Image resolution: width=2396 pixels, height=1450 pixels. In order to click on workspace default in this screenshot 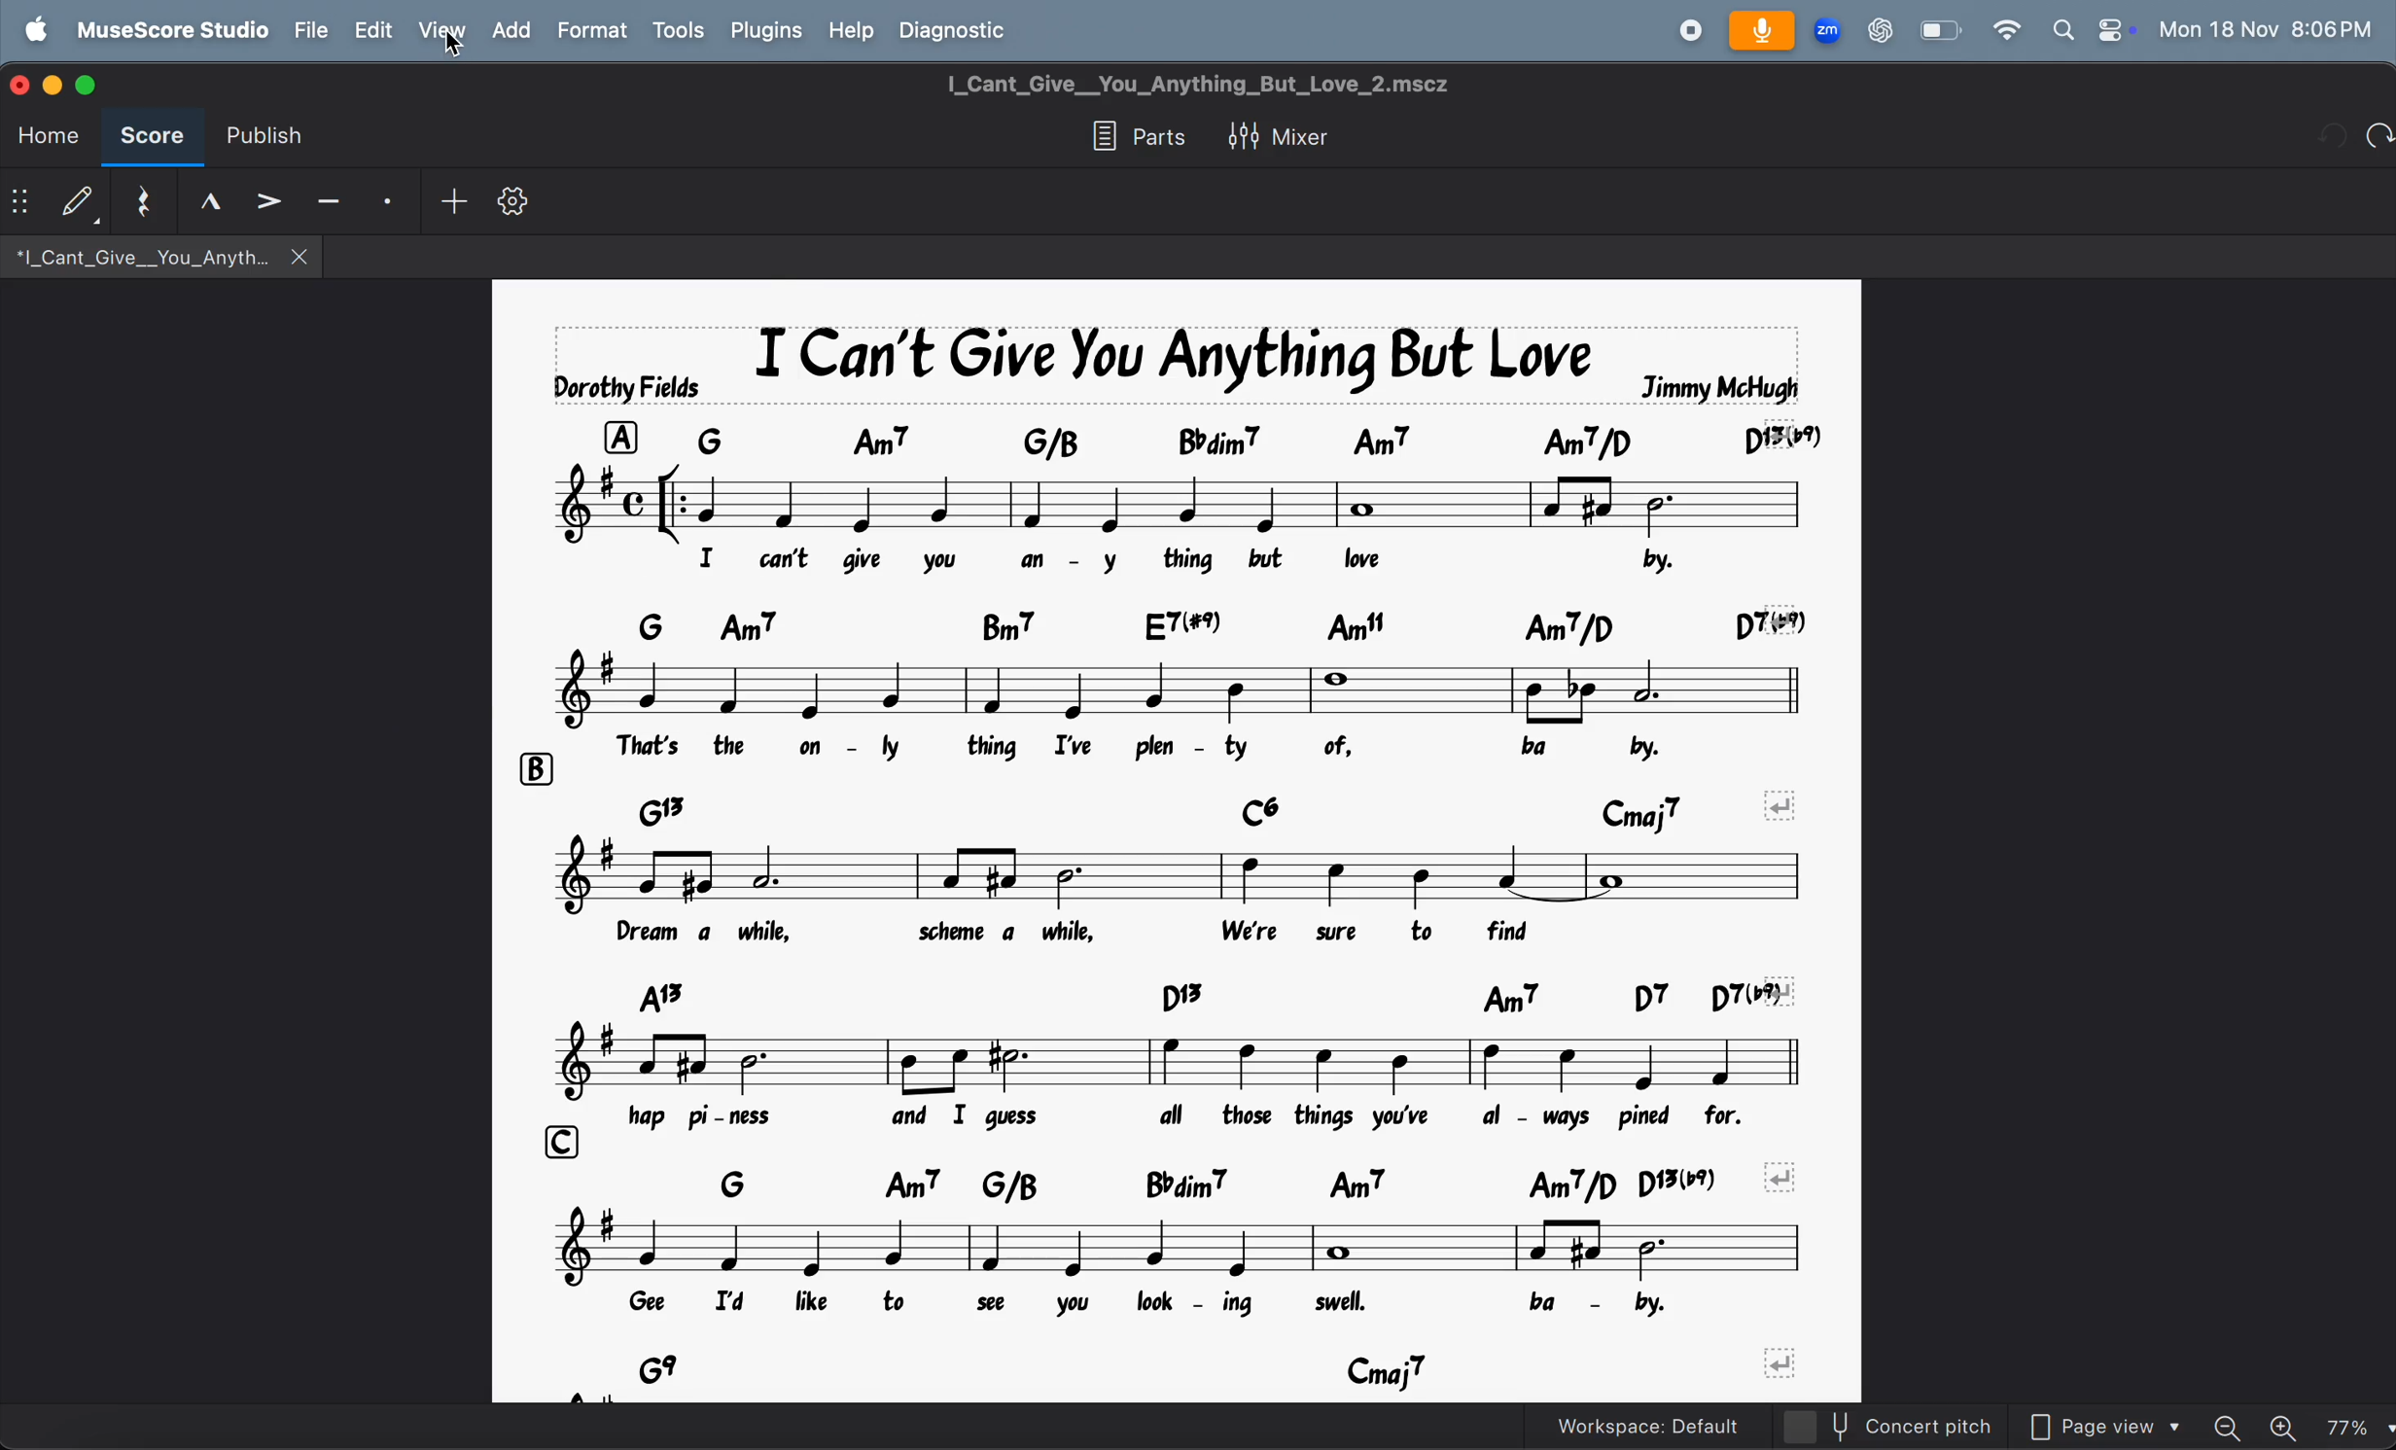, I will do `click(1666, 1425)`.